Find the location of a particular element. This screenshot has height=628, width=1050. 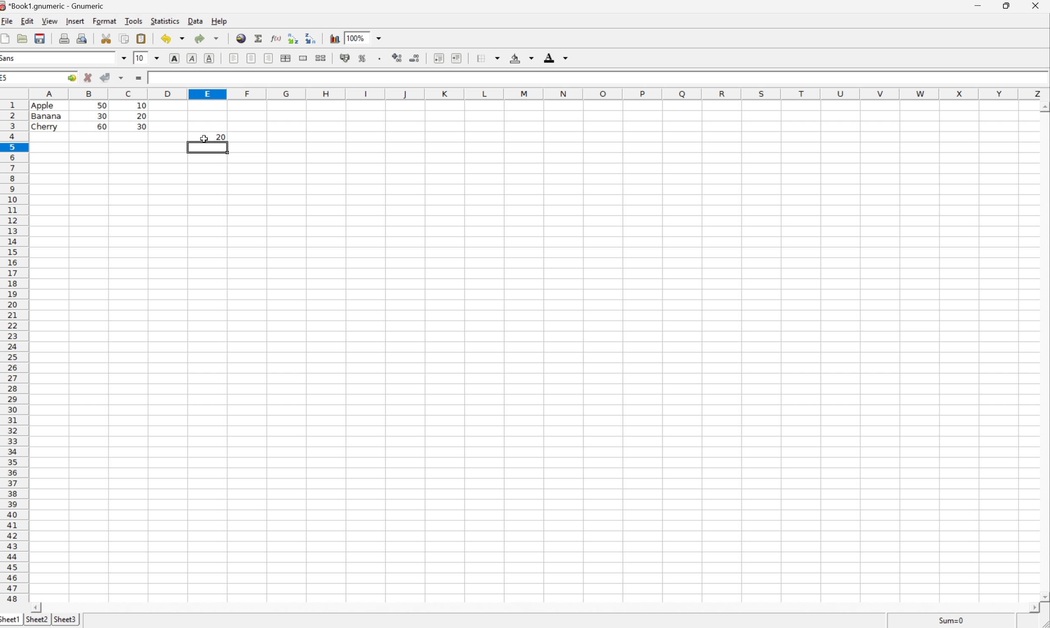

format selection as accounting is located at coordinates (345, 58).